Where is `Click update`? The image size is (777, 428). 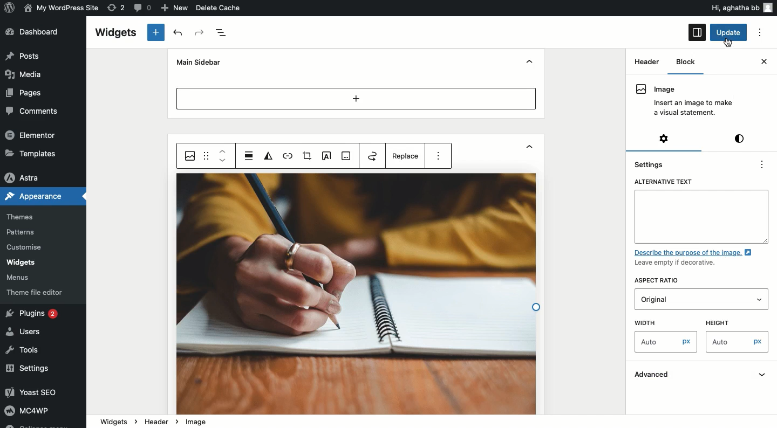 Click update is located at coordinates (730, 33).